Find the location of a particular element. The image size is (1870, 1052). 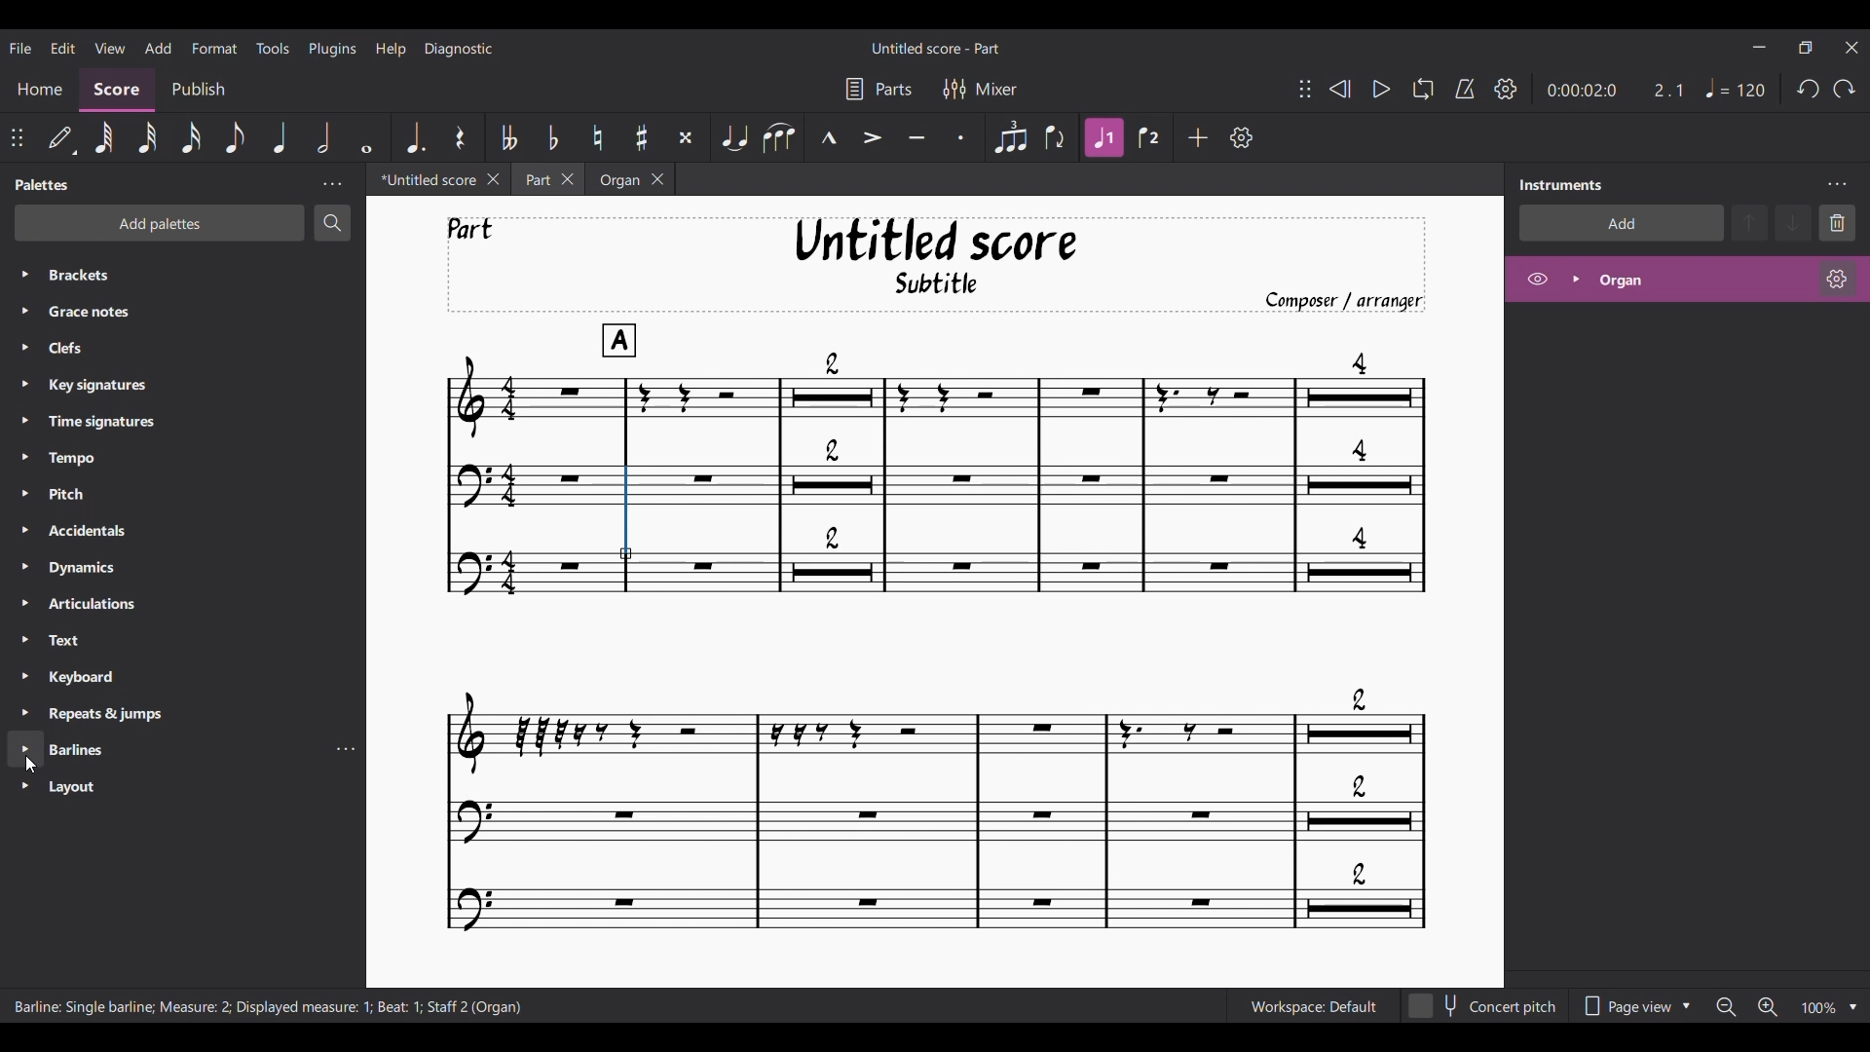

Close interface is located at coordinates (1852, 48).